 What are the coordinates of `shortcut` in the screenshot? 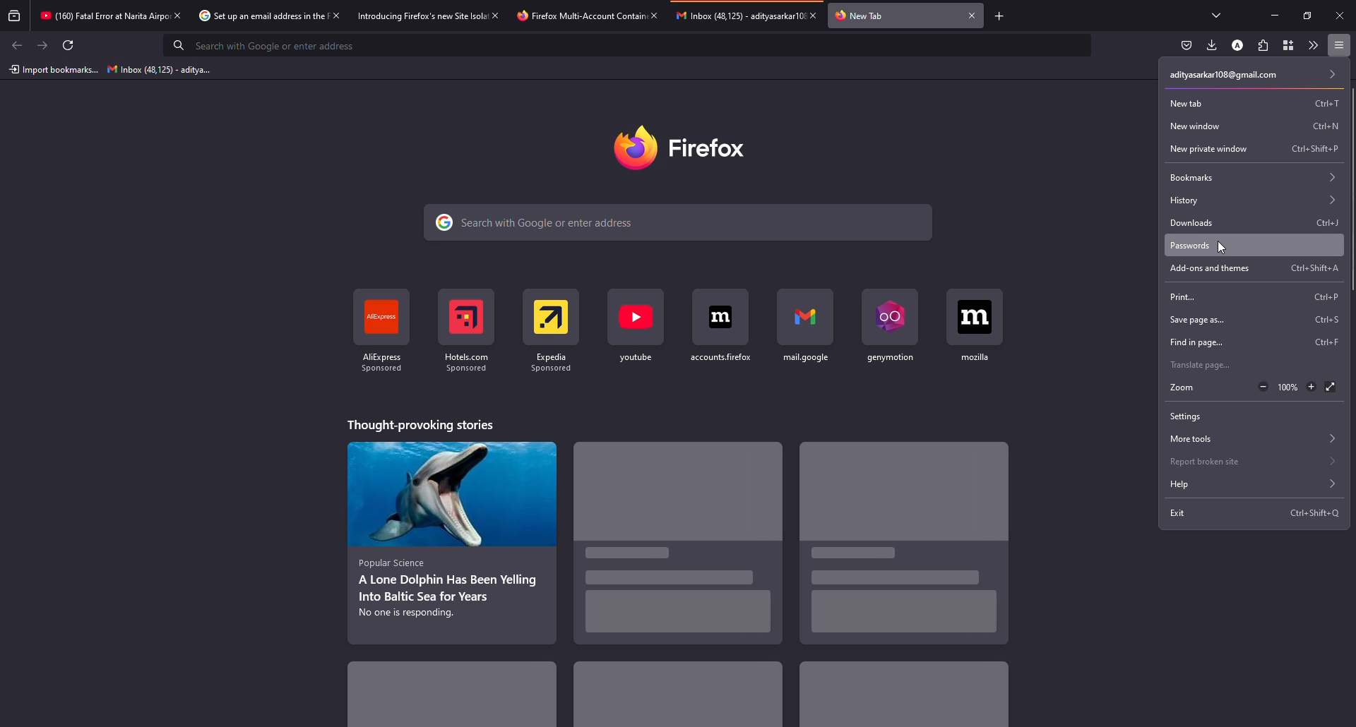 It's located at (634, 328).